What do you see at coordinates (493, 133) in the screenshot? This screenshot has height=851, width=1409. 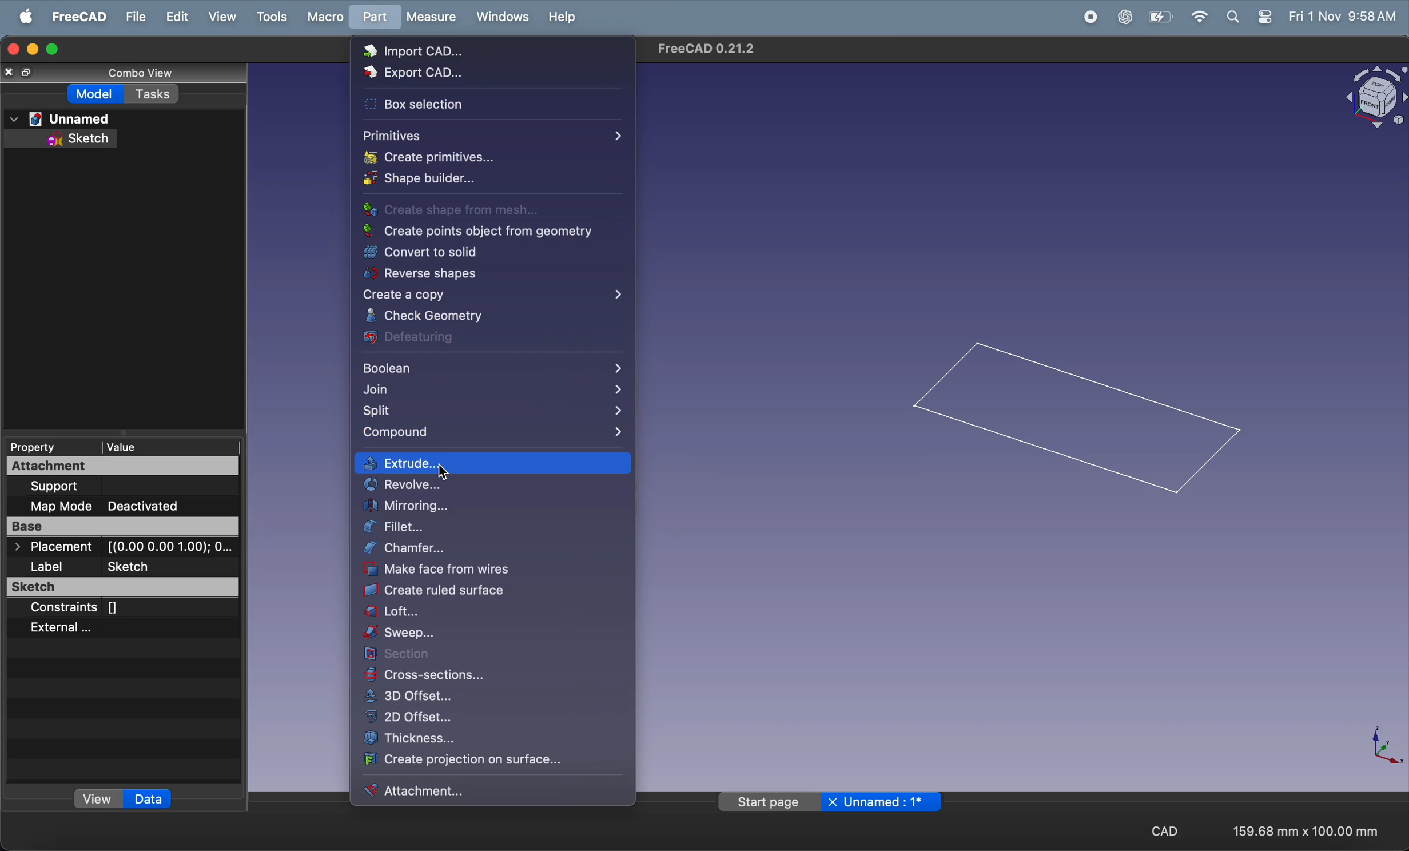 I see `primitives` at bounding box center [493, 133].